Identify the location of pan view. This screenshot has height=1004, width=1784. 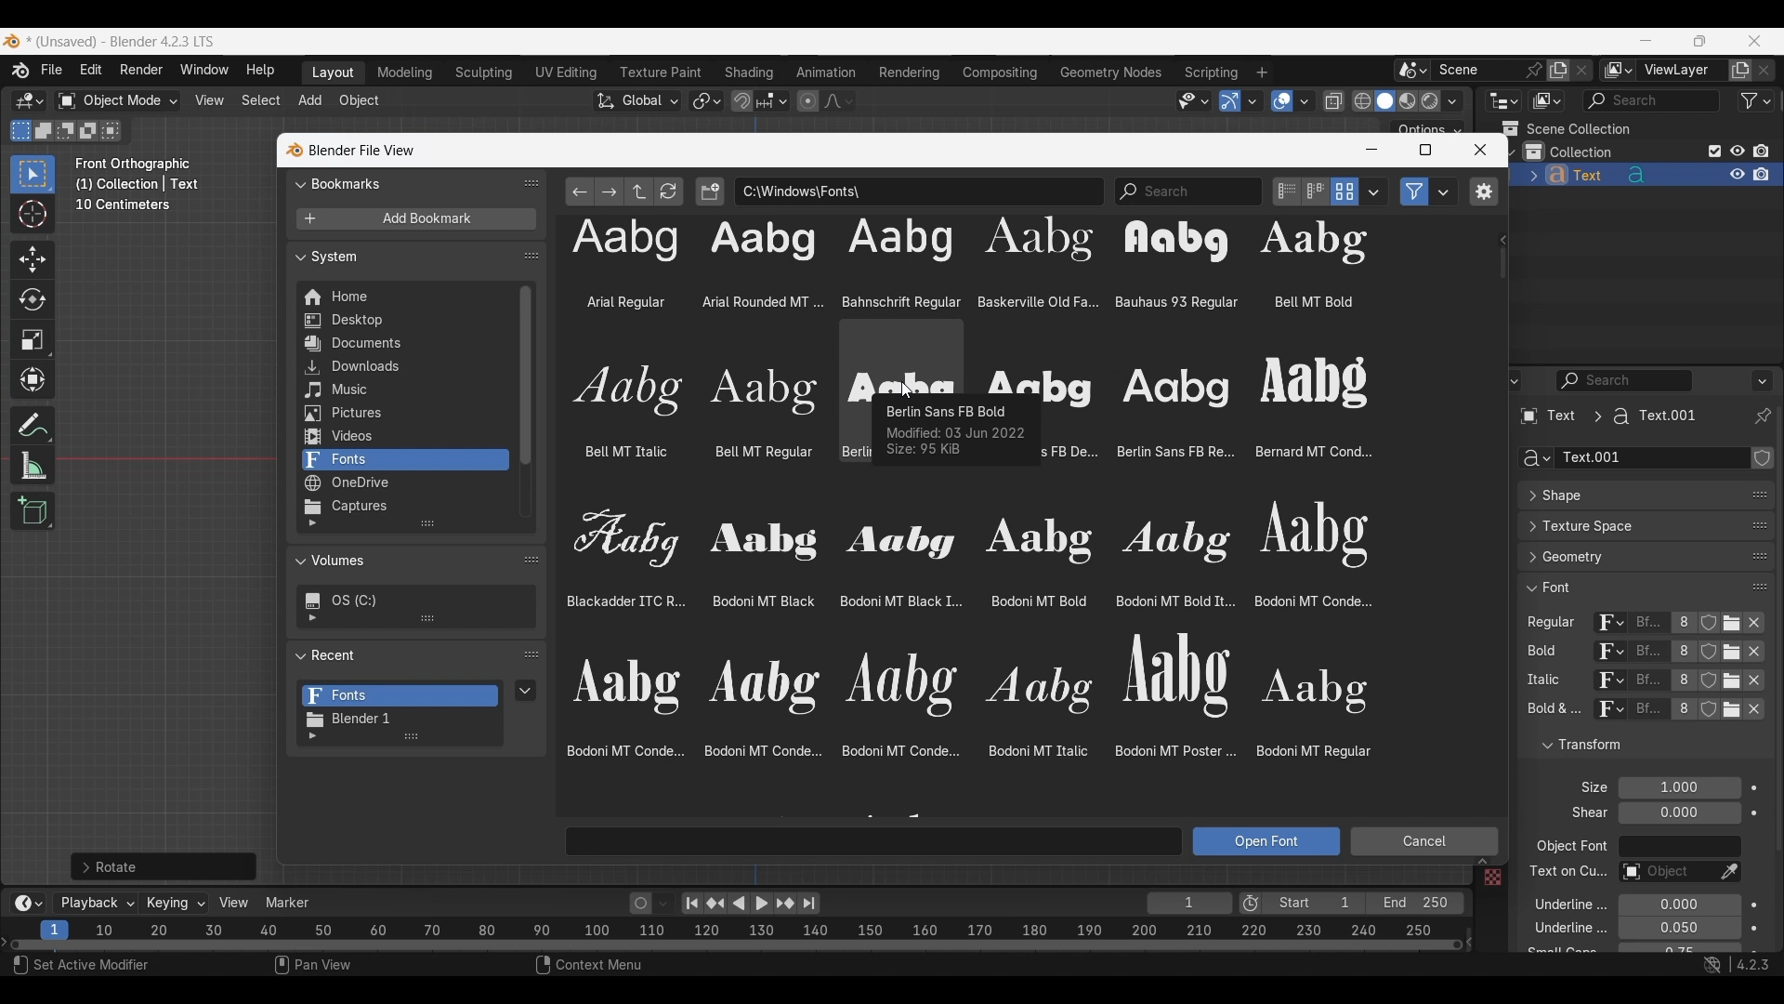
(334, 967).